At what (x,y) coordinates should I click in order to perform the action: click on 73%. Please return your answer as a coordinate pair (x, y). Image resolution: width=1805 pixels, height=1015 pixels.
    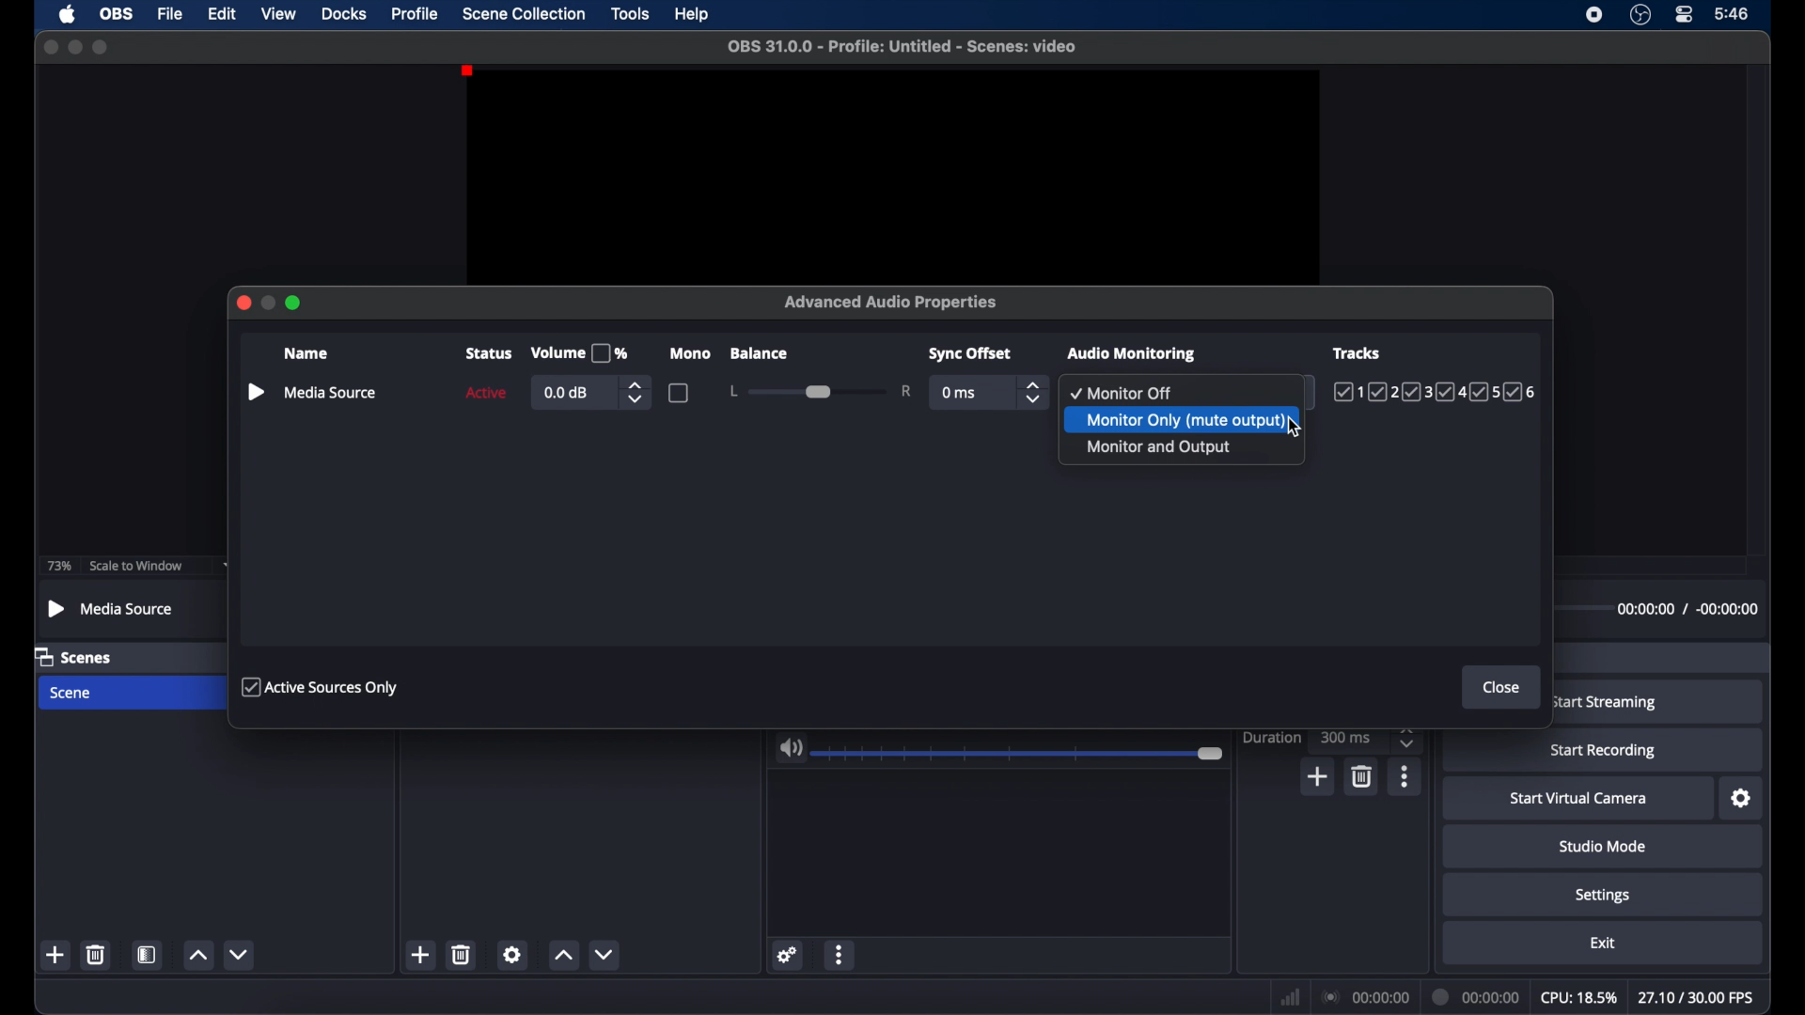
    Looking at the image, I should click on (58, 566).